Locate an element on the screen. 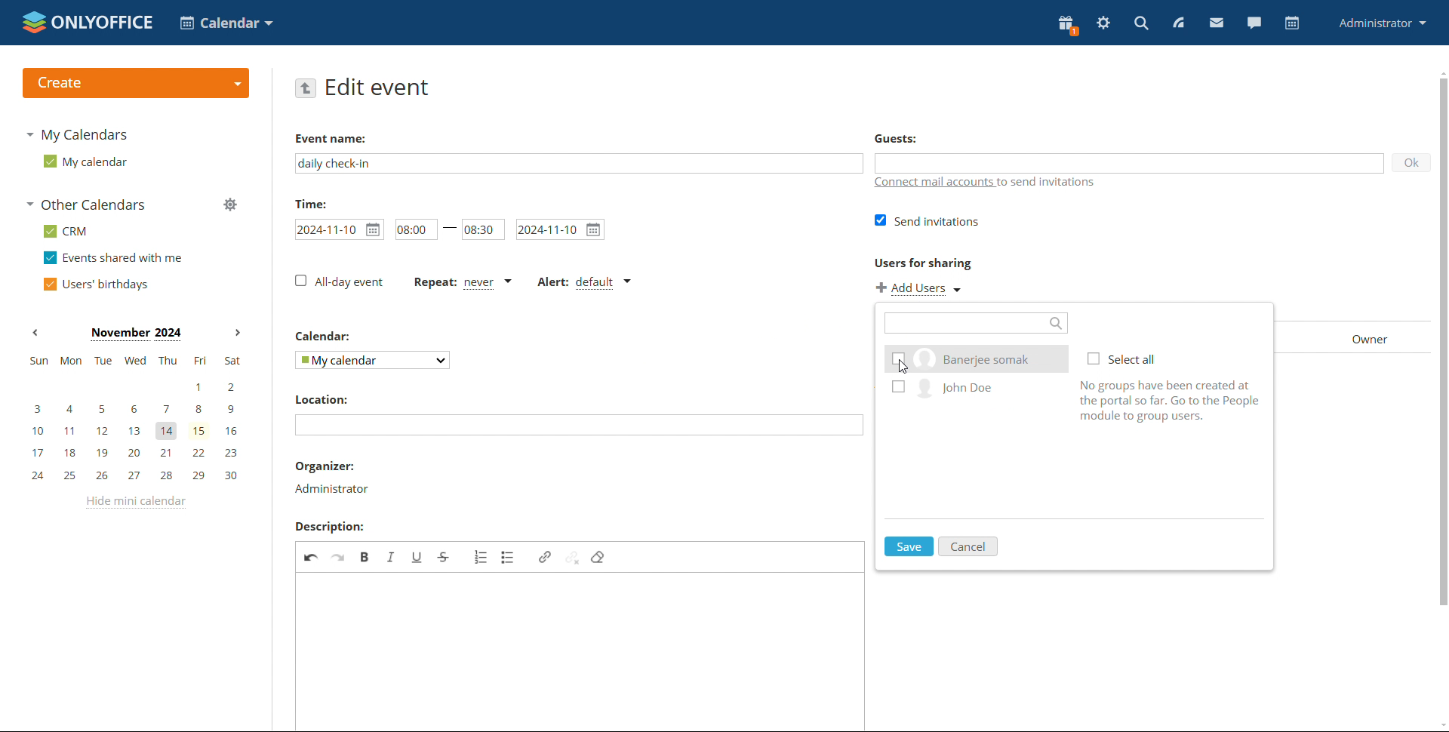 This screenshot has height=732, width=1449. user 2 is located at coordinates (974, 391).